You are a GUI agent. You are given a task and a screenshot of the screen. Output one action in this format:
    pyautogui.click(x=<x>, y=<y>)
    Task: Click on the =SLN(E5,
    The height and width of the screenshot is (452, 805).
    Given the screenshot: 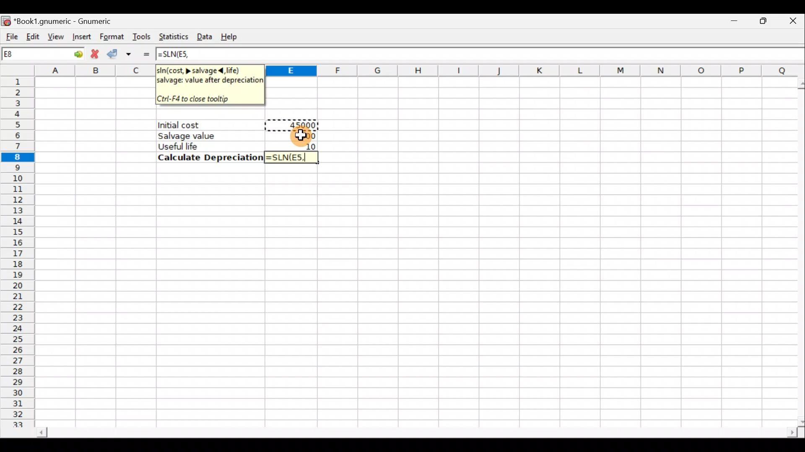 What is the action you would take?
    pyautogui.click(x=178, y=55)
    